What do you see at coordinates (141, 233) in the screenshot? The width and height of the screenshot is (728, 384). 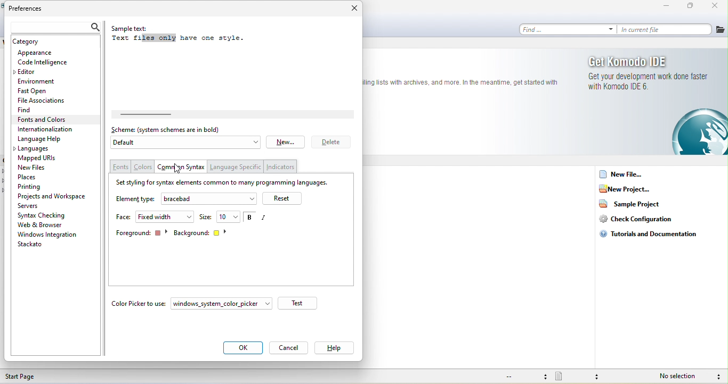 I see `foreground` at bounding box center [141, 233].